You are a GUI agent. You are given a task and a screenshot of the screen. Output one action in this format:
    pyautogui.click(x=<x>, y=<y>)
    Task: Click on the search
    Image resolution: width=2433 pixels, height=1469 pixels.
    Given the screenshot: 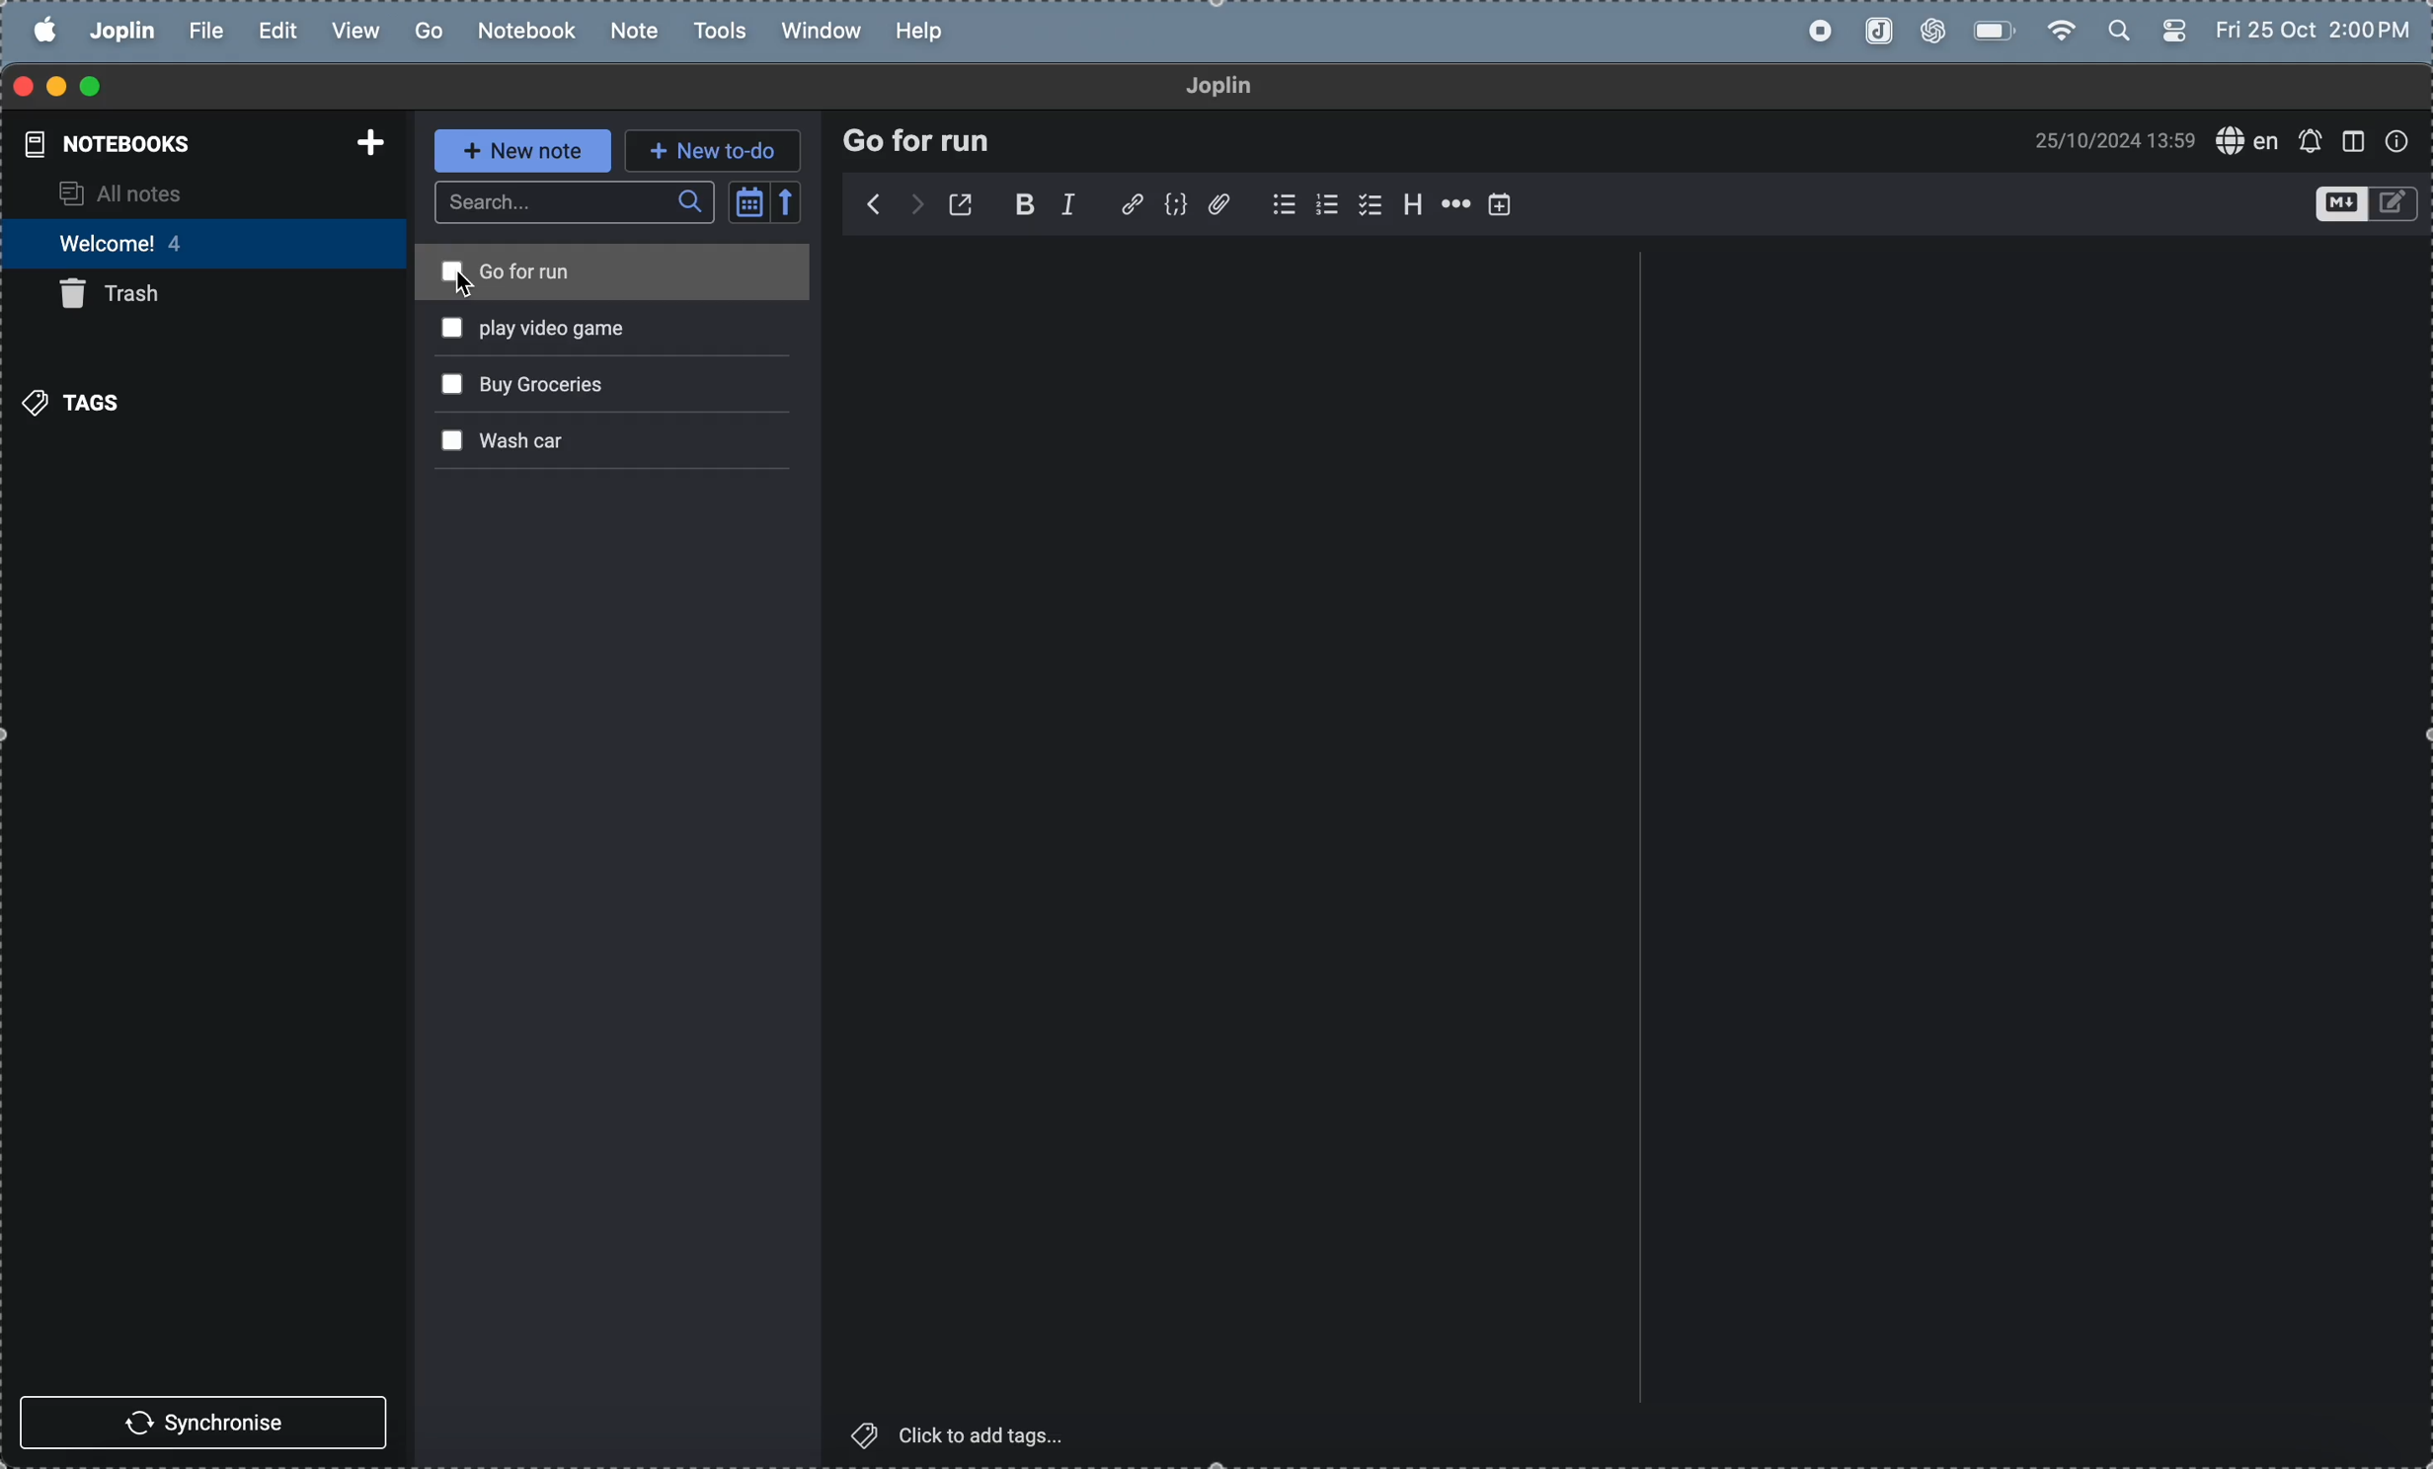 What is the action you would take?
    pyautogui.click(x=569, y=203)
    